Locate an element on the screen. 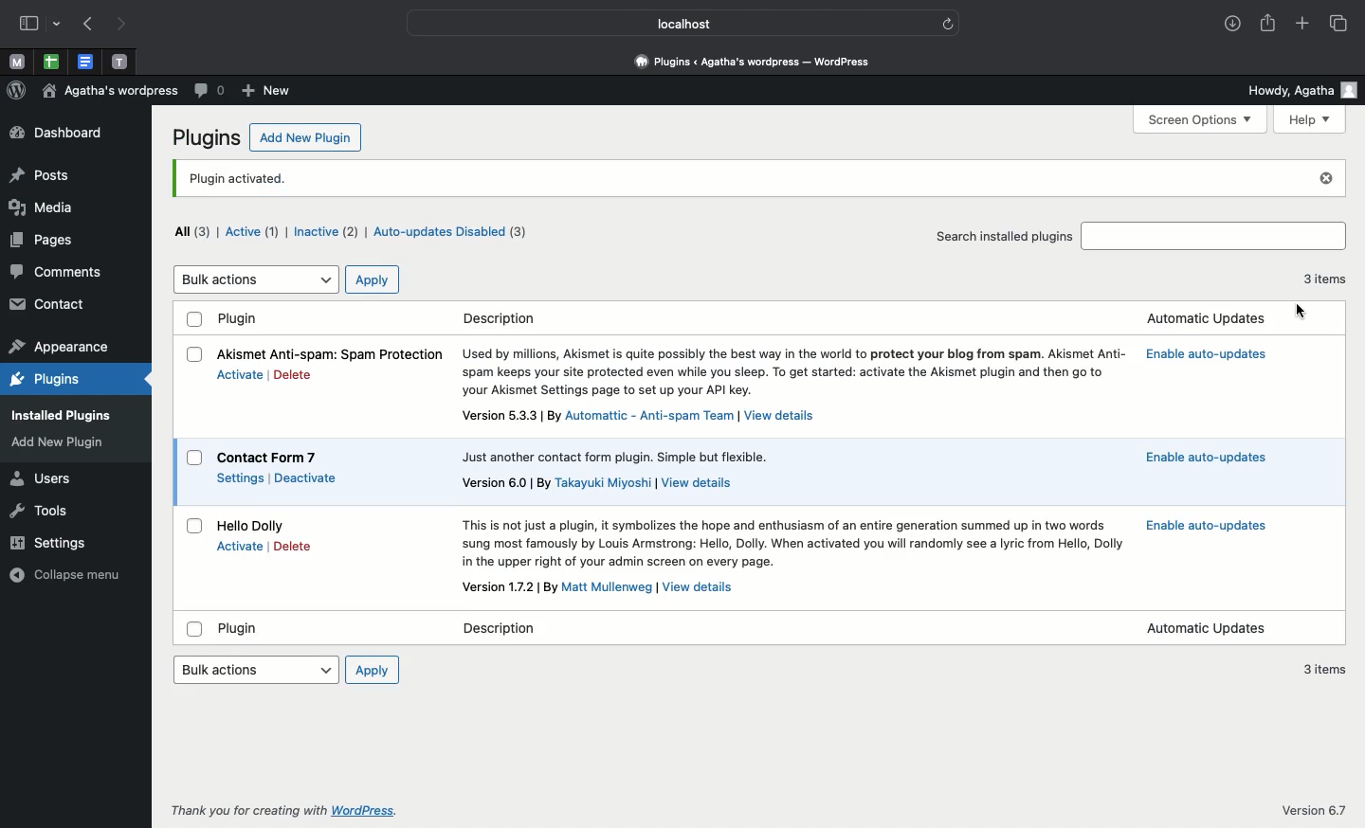  Delete is located at coordinates (291, 545).